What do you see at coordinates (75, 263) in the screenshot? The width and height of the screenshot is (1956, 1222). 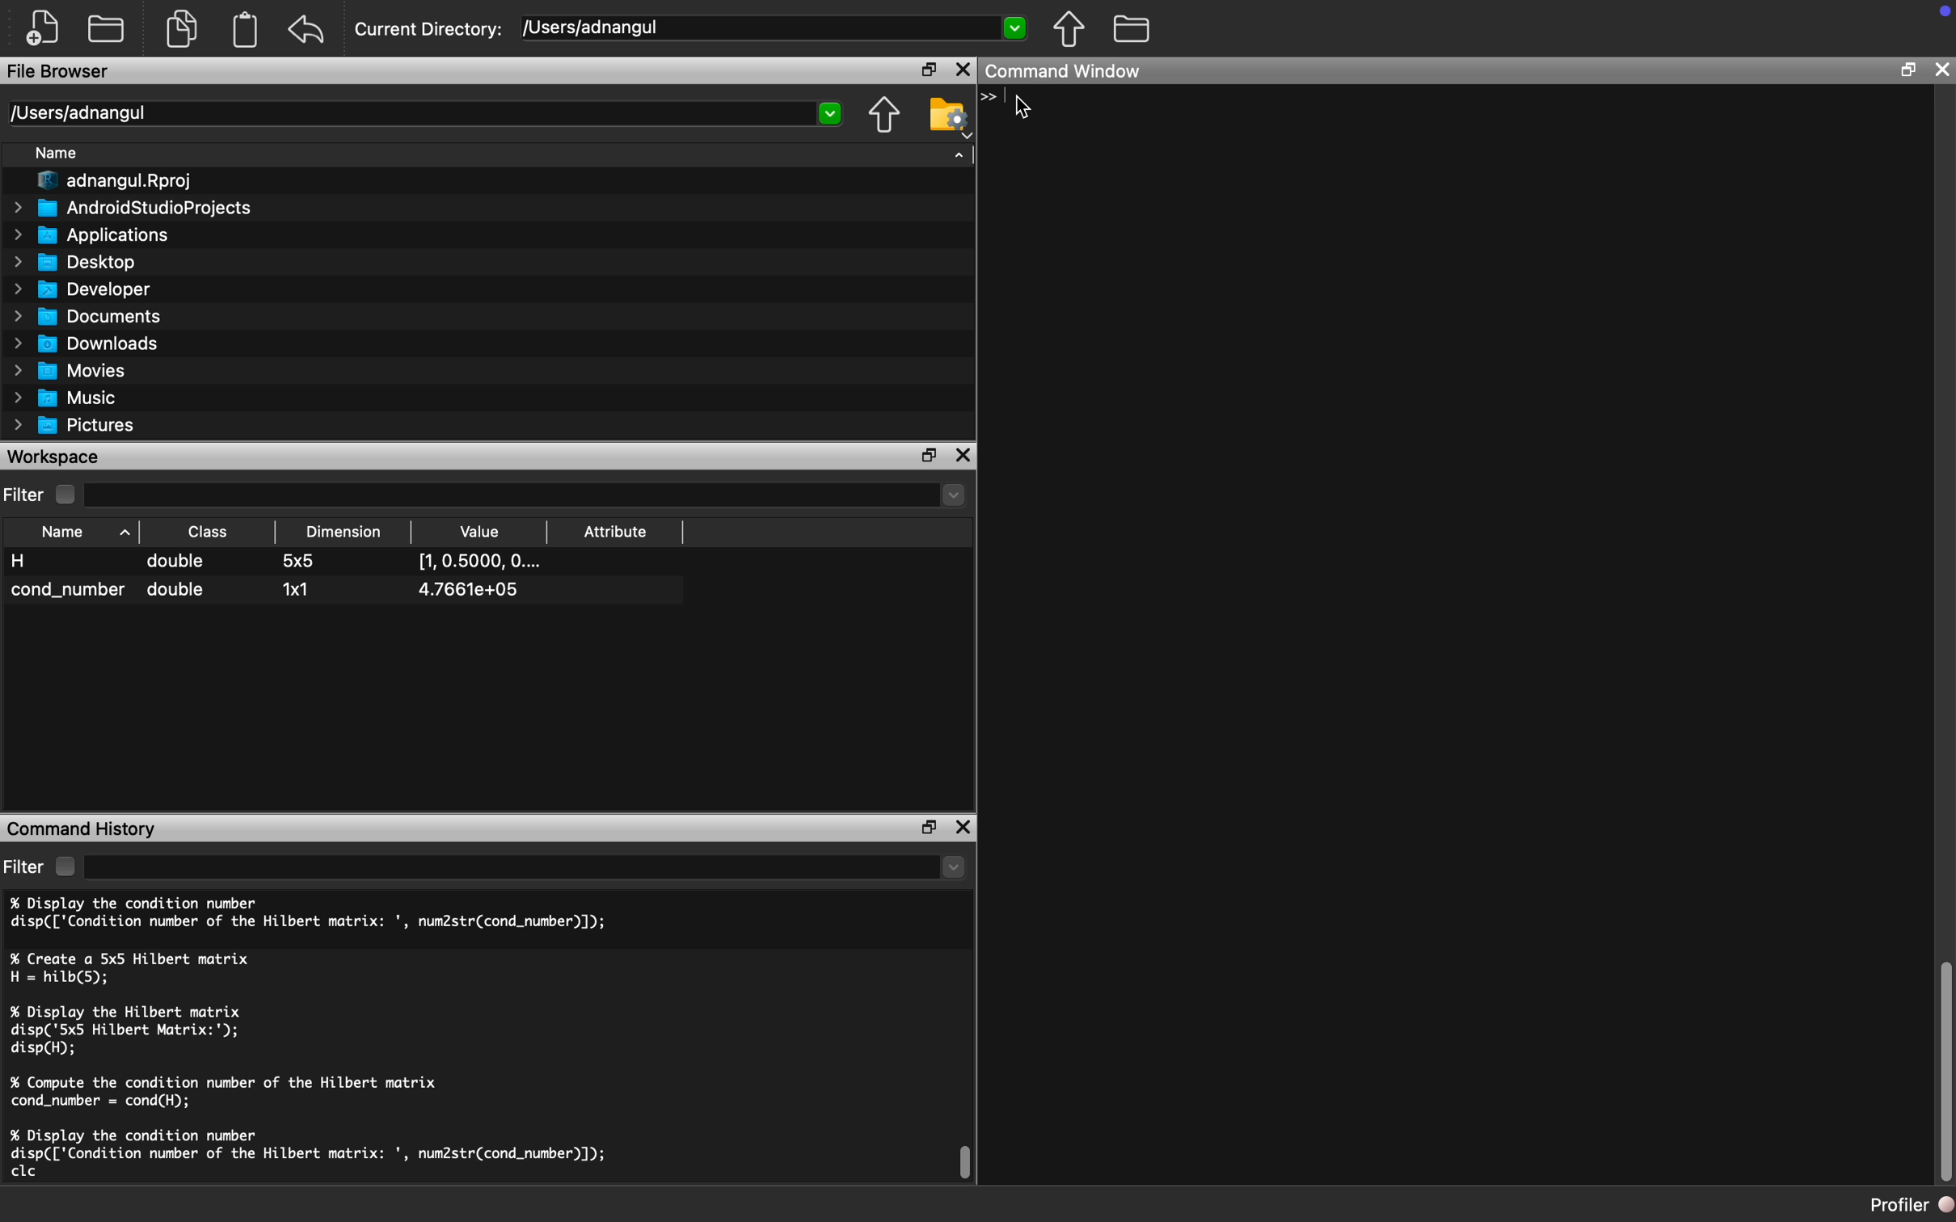 I see `Desktop` at bounding box center [75, 263].